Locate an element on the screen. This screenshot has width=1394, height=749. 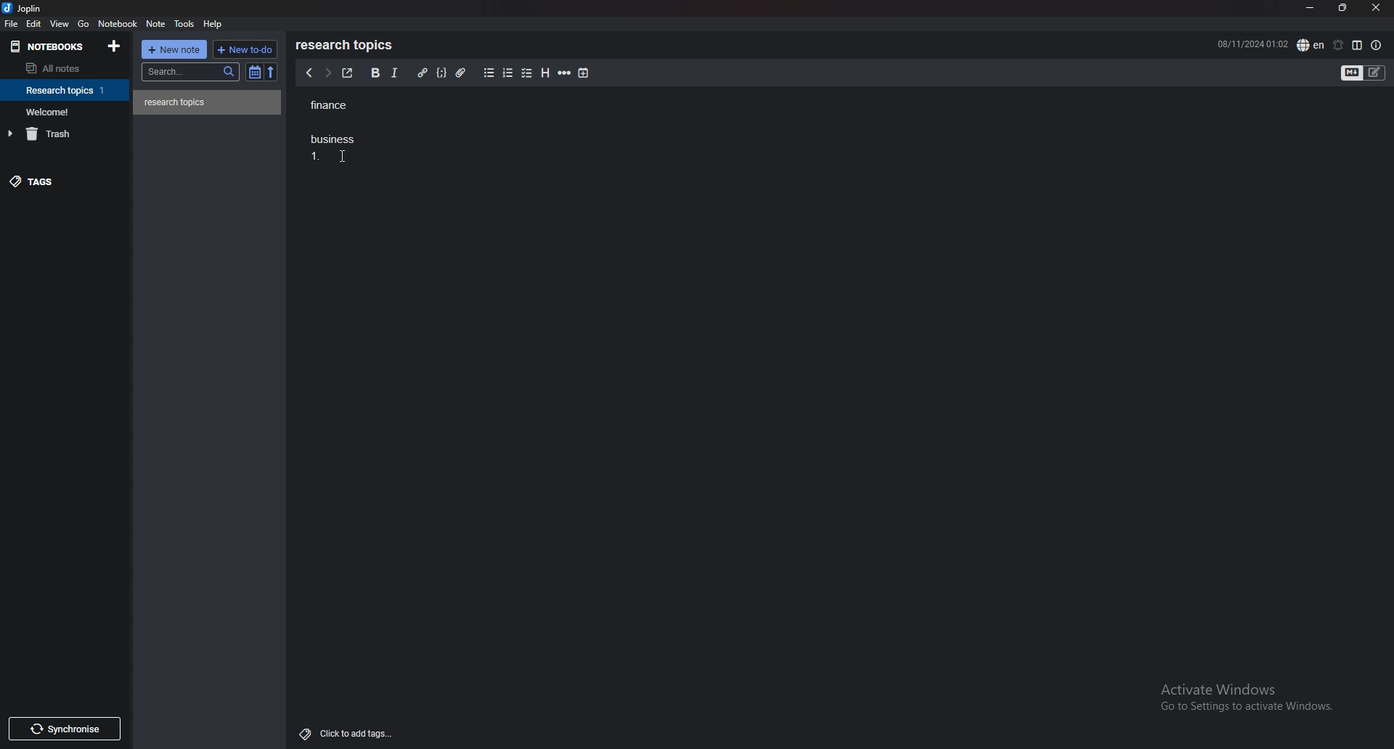
view is located at coordinates (60, 24).